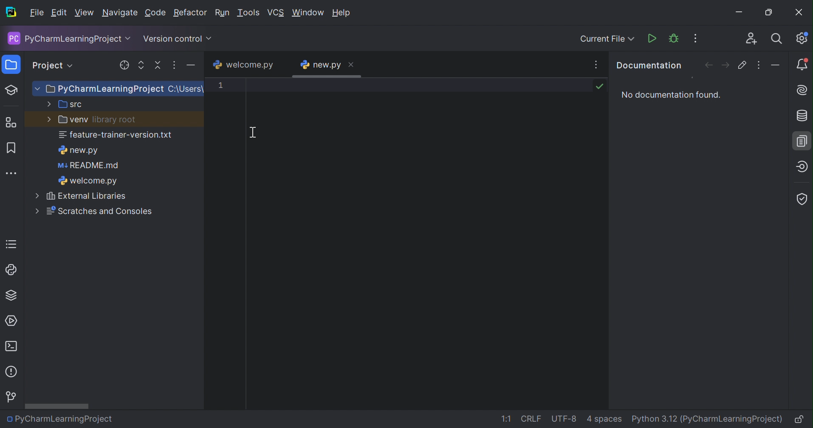 The image size is (813, 428). I want to click on Code With Me, so click(751, 38).